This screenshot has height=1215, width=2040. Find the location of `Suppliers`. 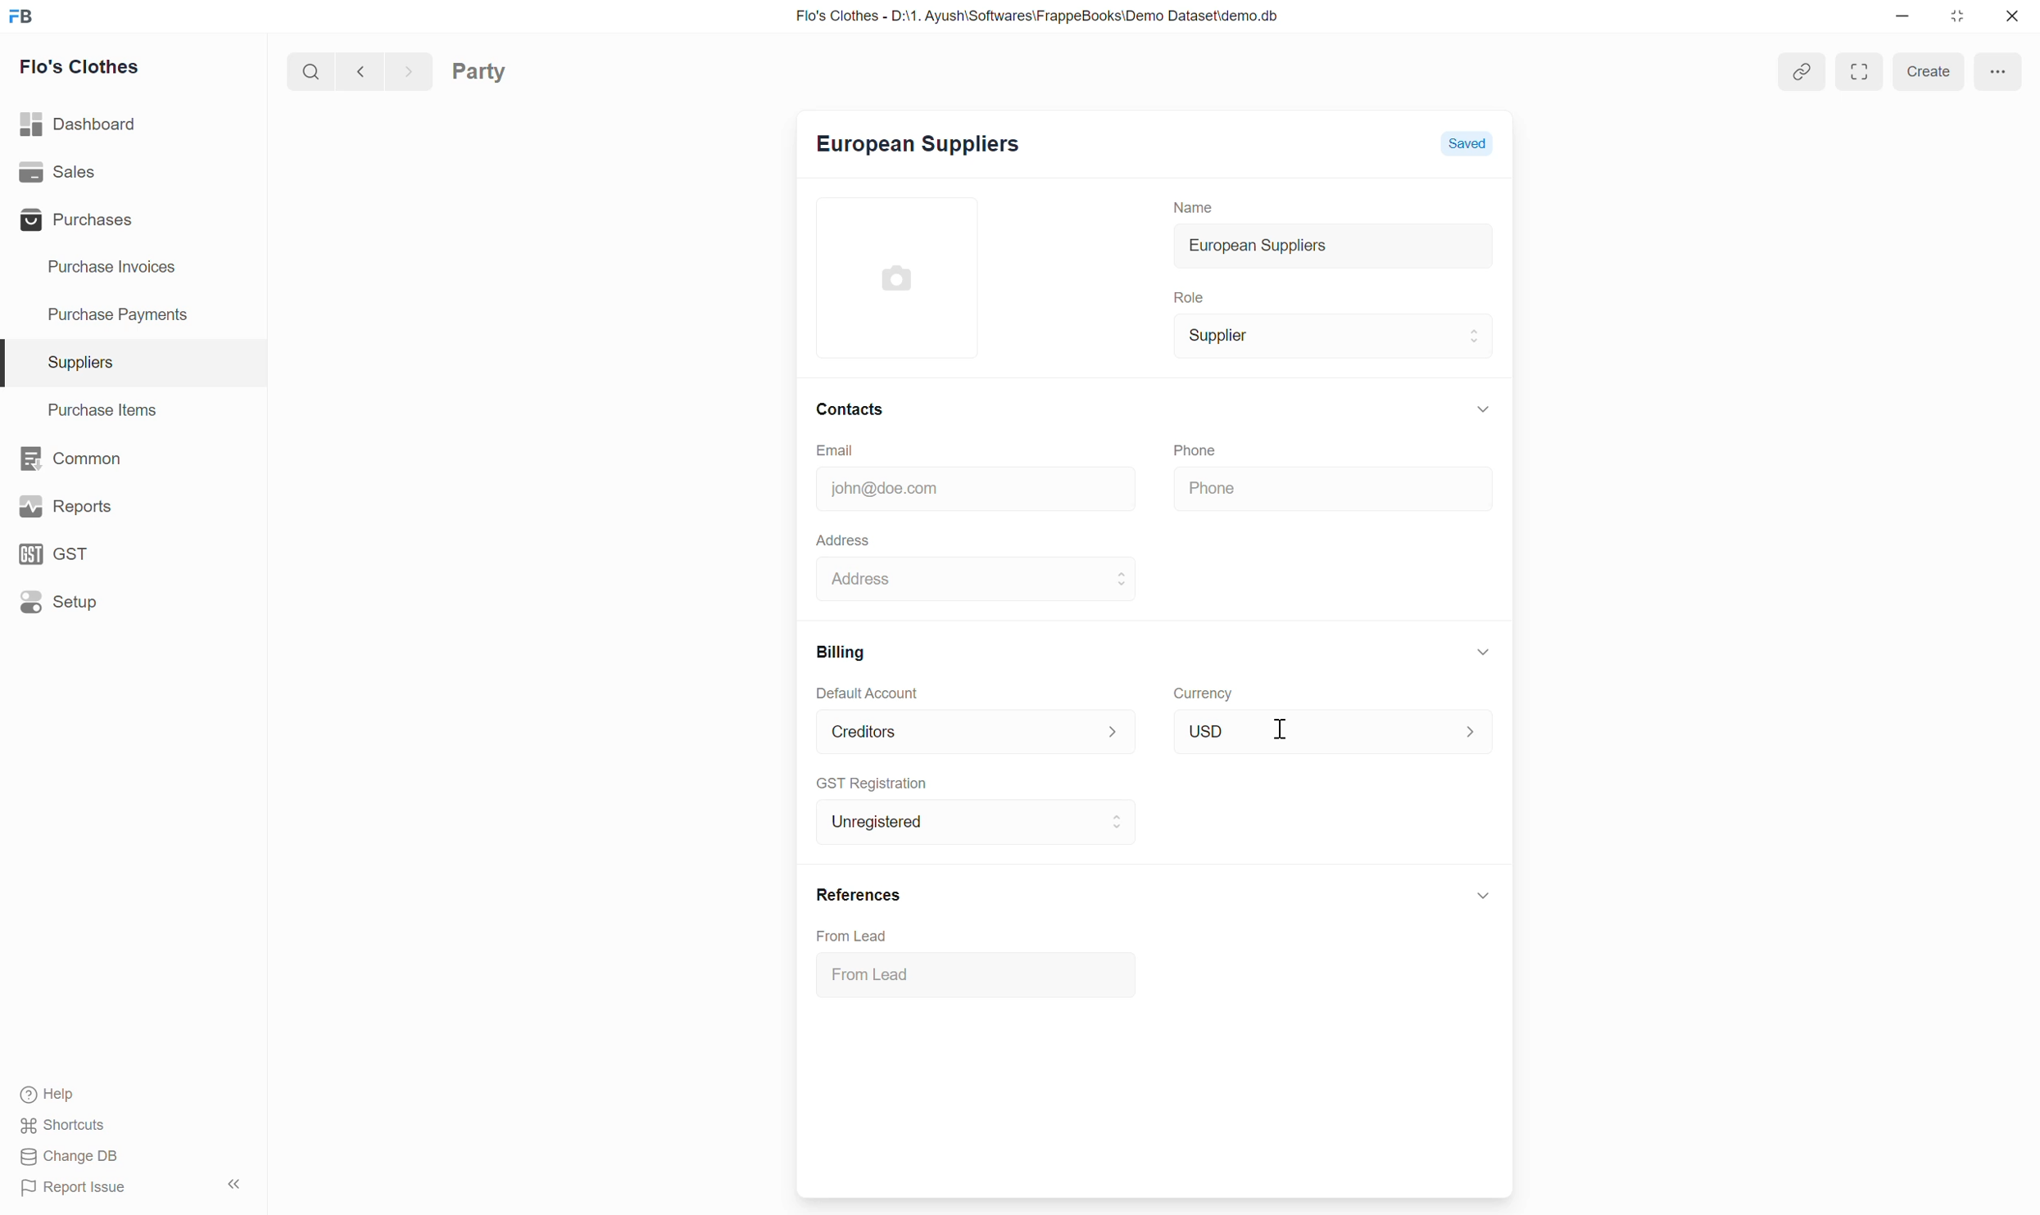

Suppliers is located at coordinates (74, 359).